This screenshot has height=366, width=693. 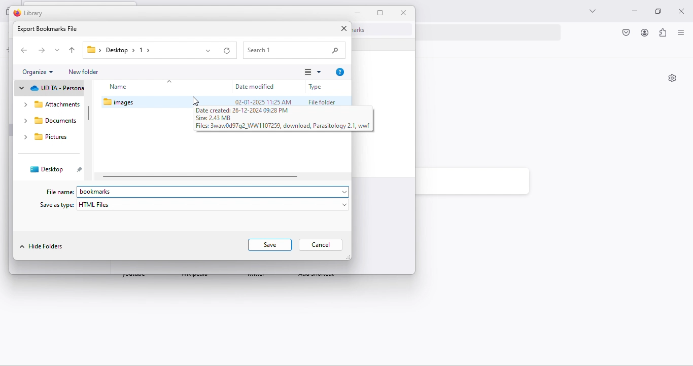 I want to click on pictures, so click(x=44, y=137).